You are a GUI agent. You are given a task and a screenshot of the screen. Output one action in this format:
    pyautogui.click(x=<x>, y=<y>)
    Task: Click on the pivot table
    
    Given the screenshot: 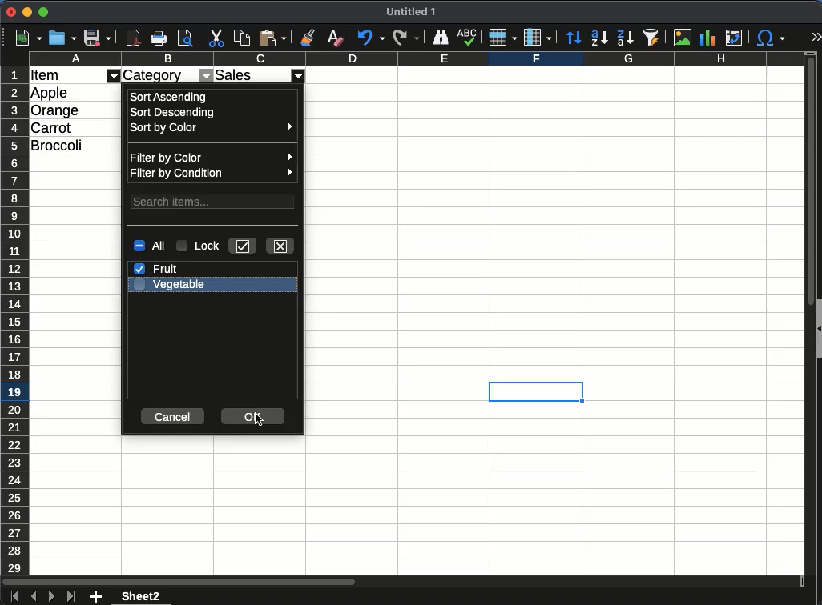 What is the action you would take?
    pyautogui.click(x=737, y=35)
    